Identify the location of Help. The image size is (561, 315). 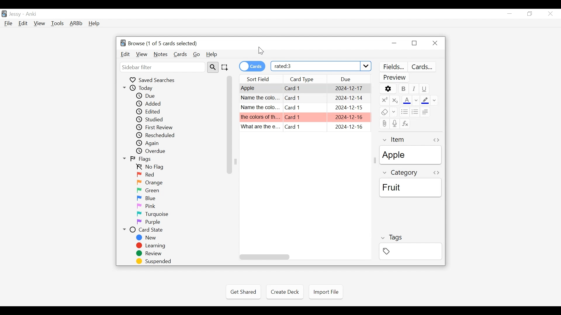
(213, 55).